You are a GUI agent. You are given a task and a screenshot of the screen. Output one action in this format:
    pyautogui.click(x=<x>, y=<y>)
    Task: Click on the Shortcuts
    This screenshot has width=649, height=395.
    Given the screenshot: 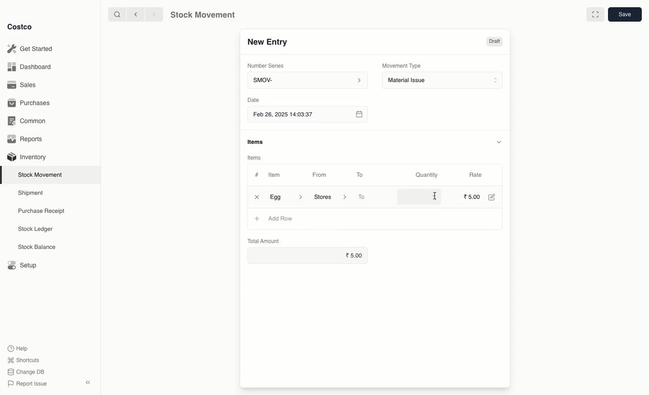 What is the action you would take?
    pyautogui.click(x=23, y=359)
    